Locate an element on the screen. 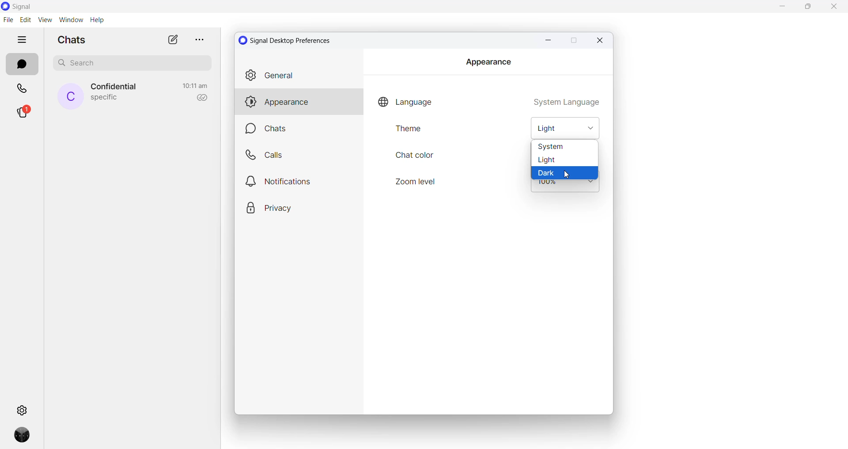 The height and width of the screenshot is (449, 848). dark is located at coordinates (565, 172).